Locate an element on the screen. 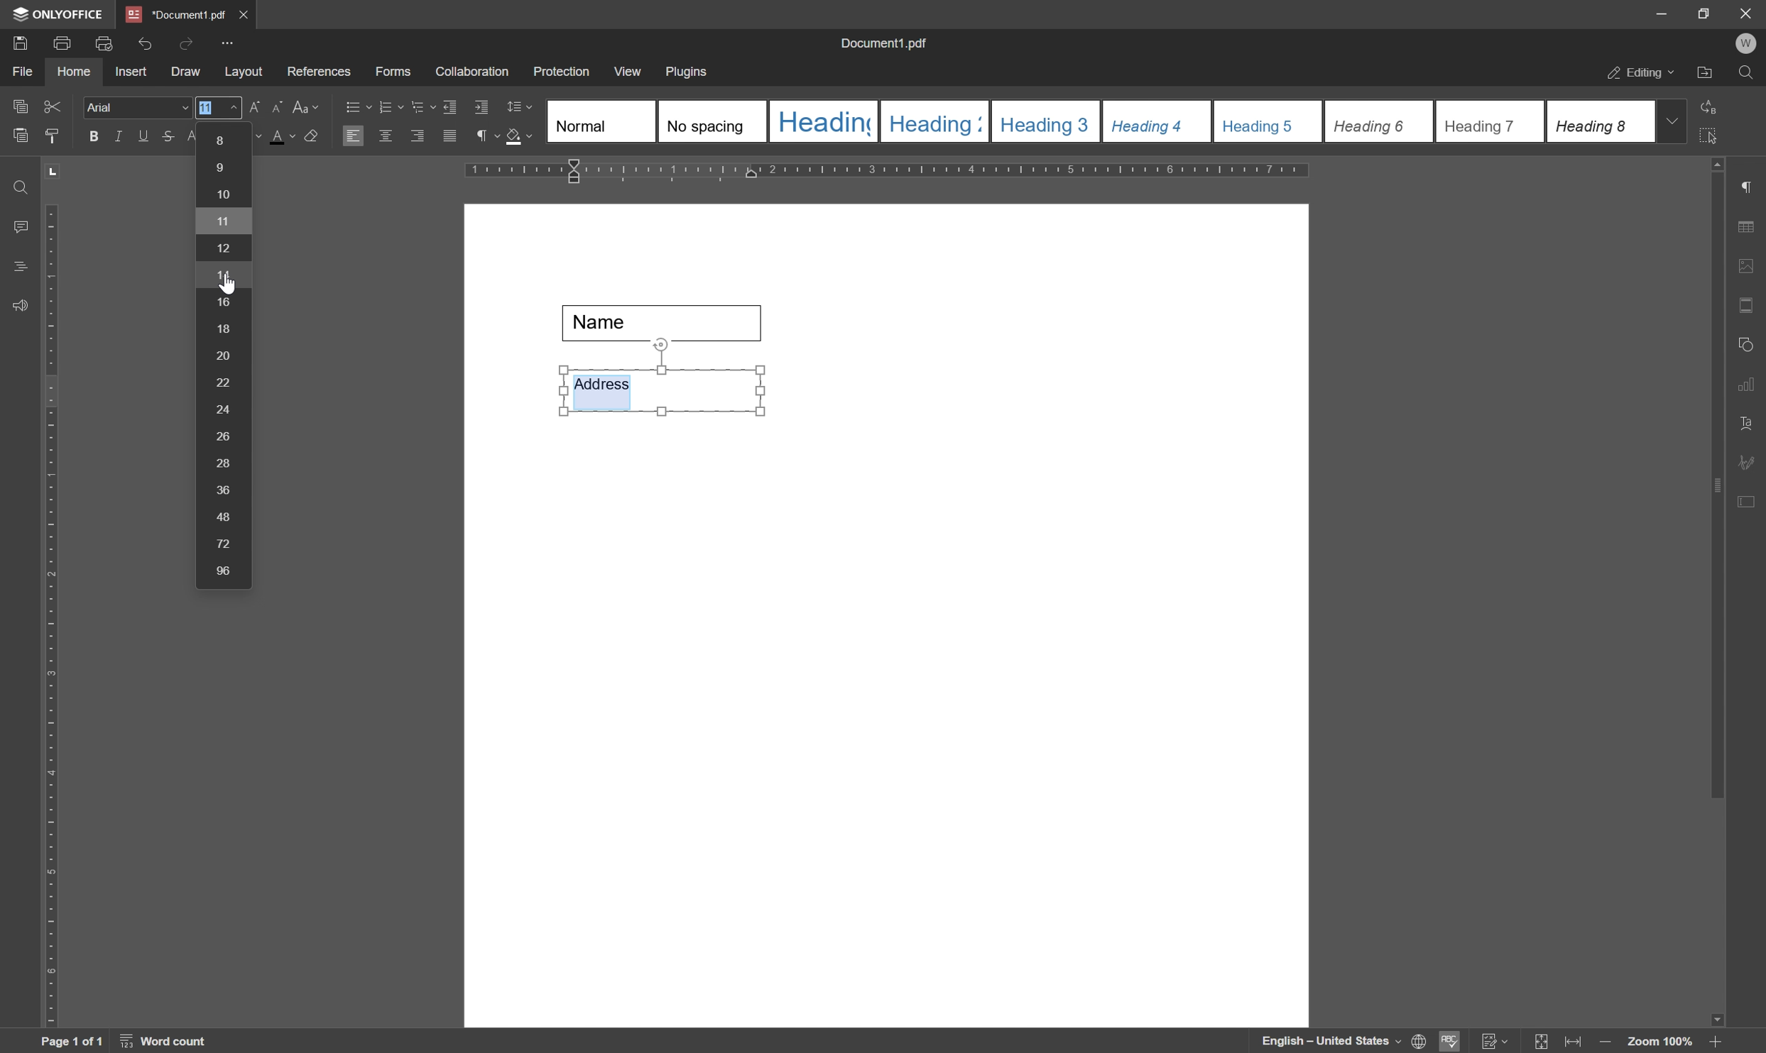  comments is located at coordinates (17, 227).